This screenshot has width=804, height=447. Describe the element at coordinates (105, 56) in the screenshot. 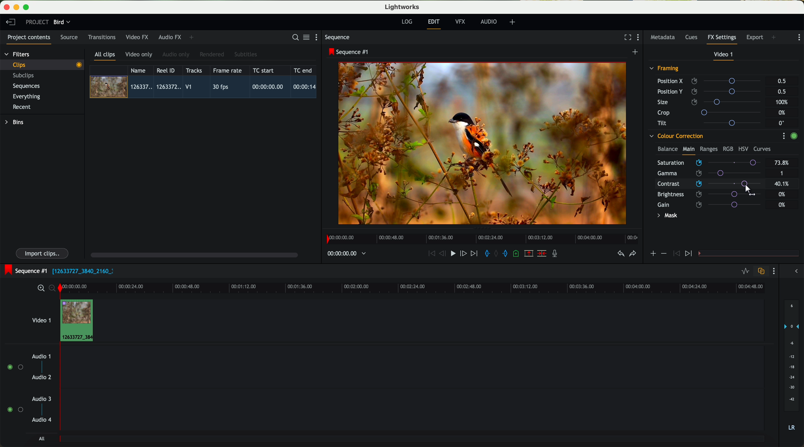

I see `all clips` at that location.